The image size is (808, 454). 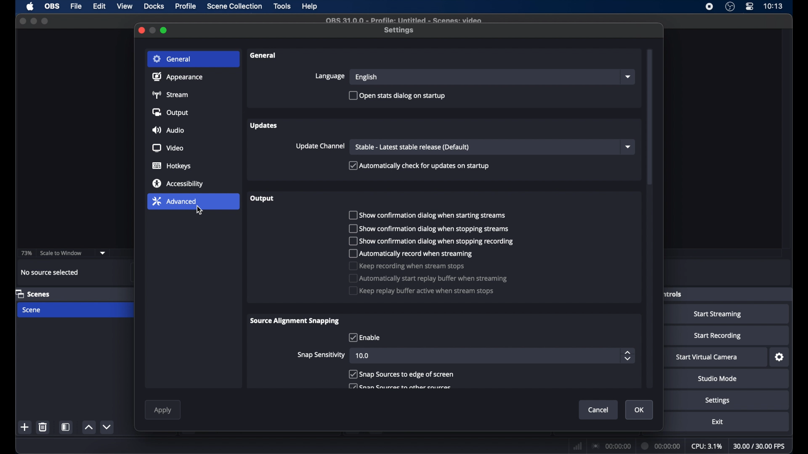 What do you see at coordinates (628, 355) in the screenshot?
I see `stepper buttons` at bounding box center [628, 355].